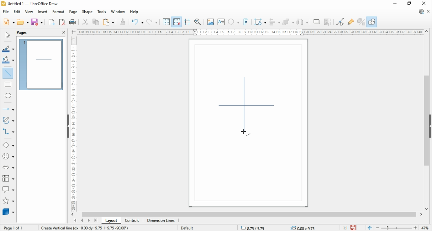  I want to click on show glue point functions, so click(350, 22).